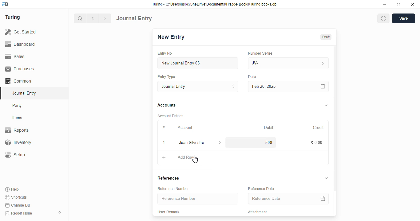 The image size is (420, 221). What do you see at coordinates (168, 178) in the screenshot?
I see `references` at bounding box center [168, 178].